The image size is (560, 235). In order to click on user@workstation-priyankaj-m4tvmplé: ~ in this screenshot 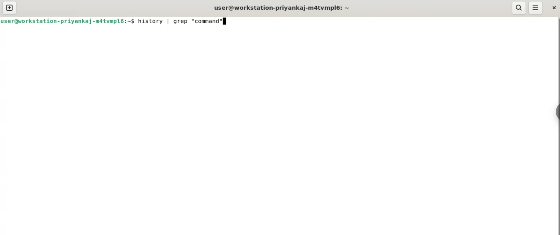, I will do `click(286, 8)`.